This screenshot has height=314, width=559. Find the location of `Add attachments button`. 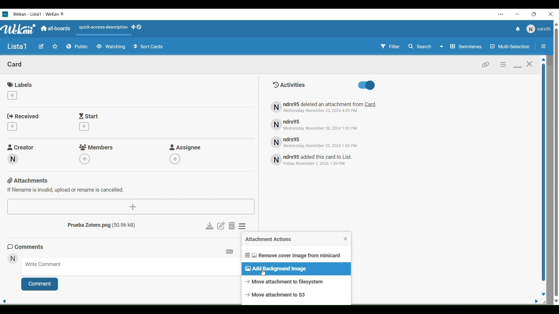

Add attachments button is located at coordinates (132, 207).